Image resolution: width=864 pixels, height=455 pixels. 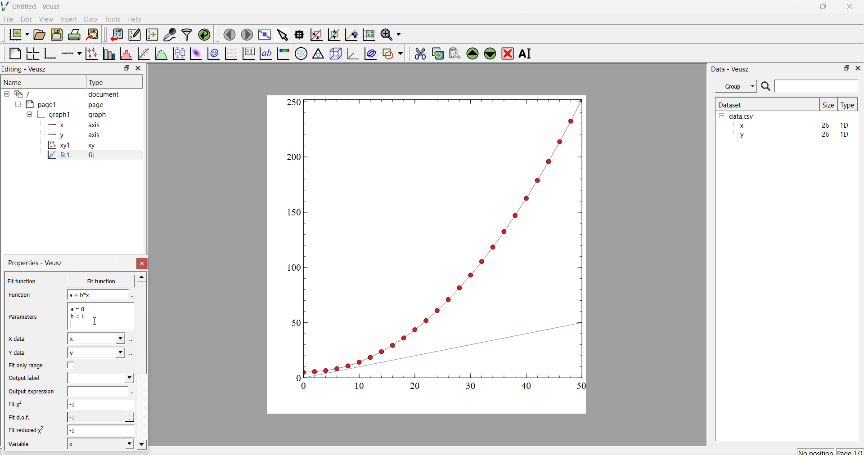 I want to click on Tools, so click(x=111, y=18).